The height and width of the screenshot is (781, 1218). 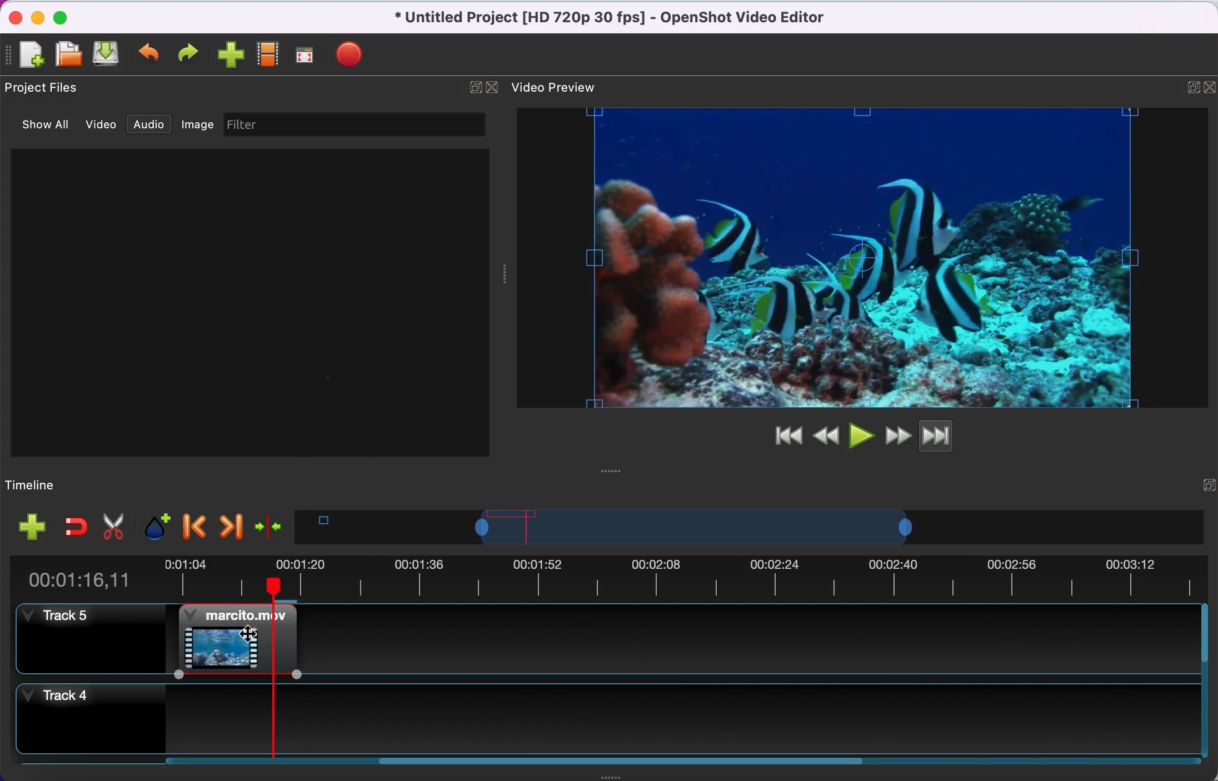 What do you see at coordinates (896, 434) in the screenshot?
I see `fast forward` at bounding box center [896, 434].